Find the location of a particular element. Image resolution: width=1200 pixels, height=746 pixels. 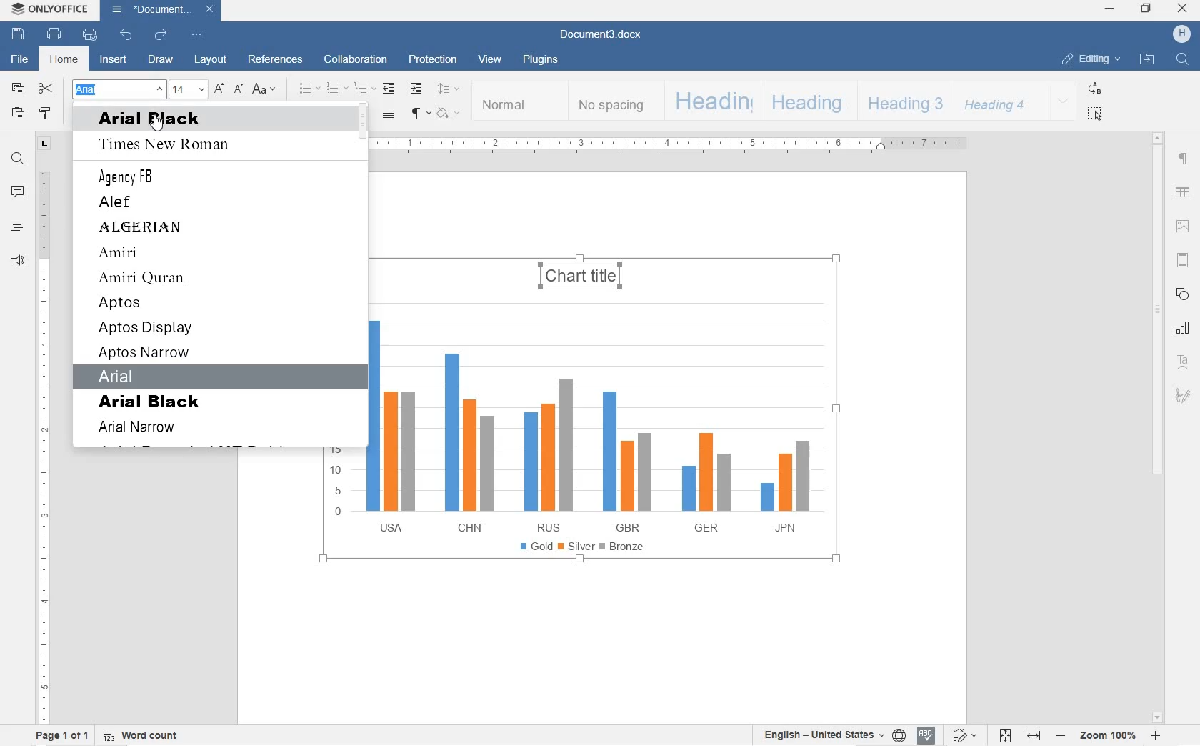

RESTORE is located at coordinates (1148, 9).